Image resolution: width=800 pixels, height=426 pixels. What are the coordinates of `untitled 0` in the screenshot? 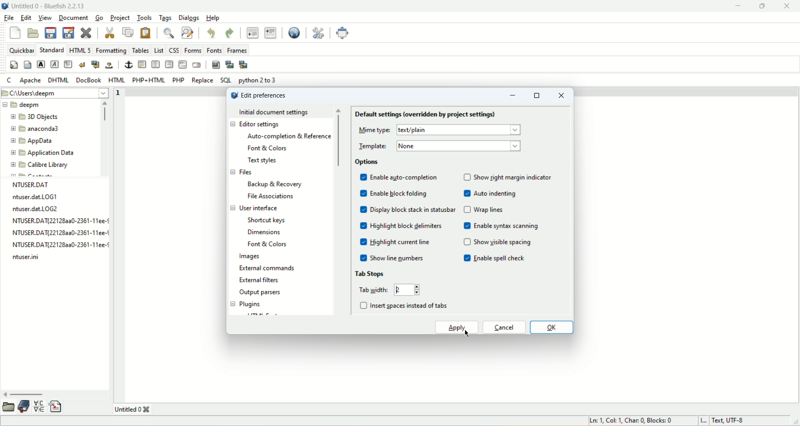 It's located at (132, 410).